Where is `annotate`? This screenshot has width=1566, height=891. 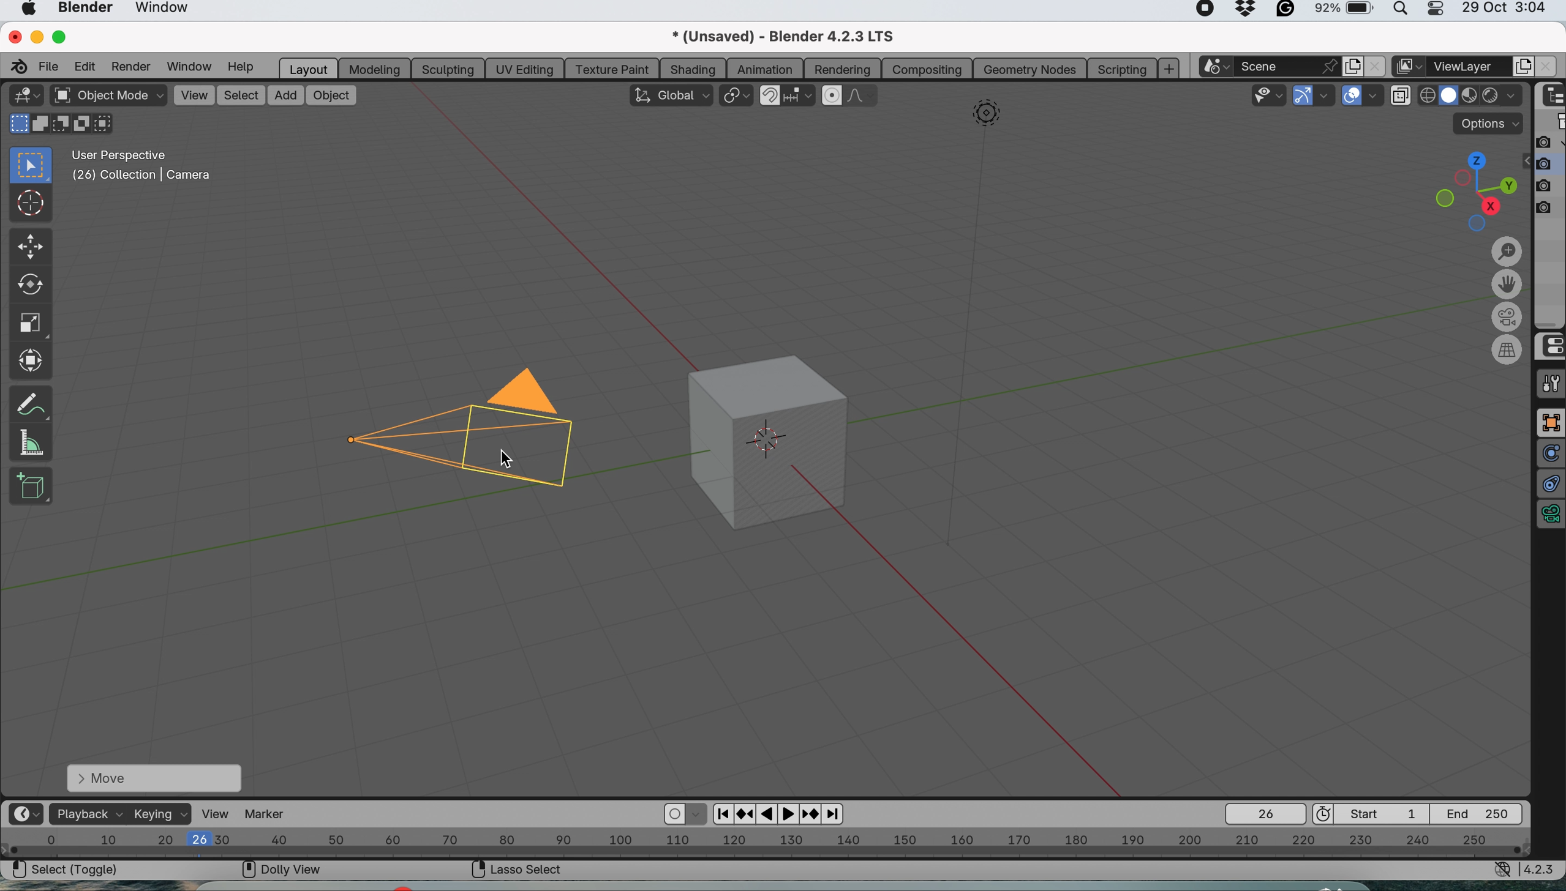 annotate is located at coordinates (30, 401).